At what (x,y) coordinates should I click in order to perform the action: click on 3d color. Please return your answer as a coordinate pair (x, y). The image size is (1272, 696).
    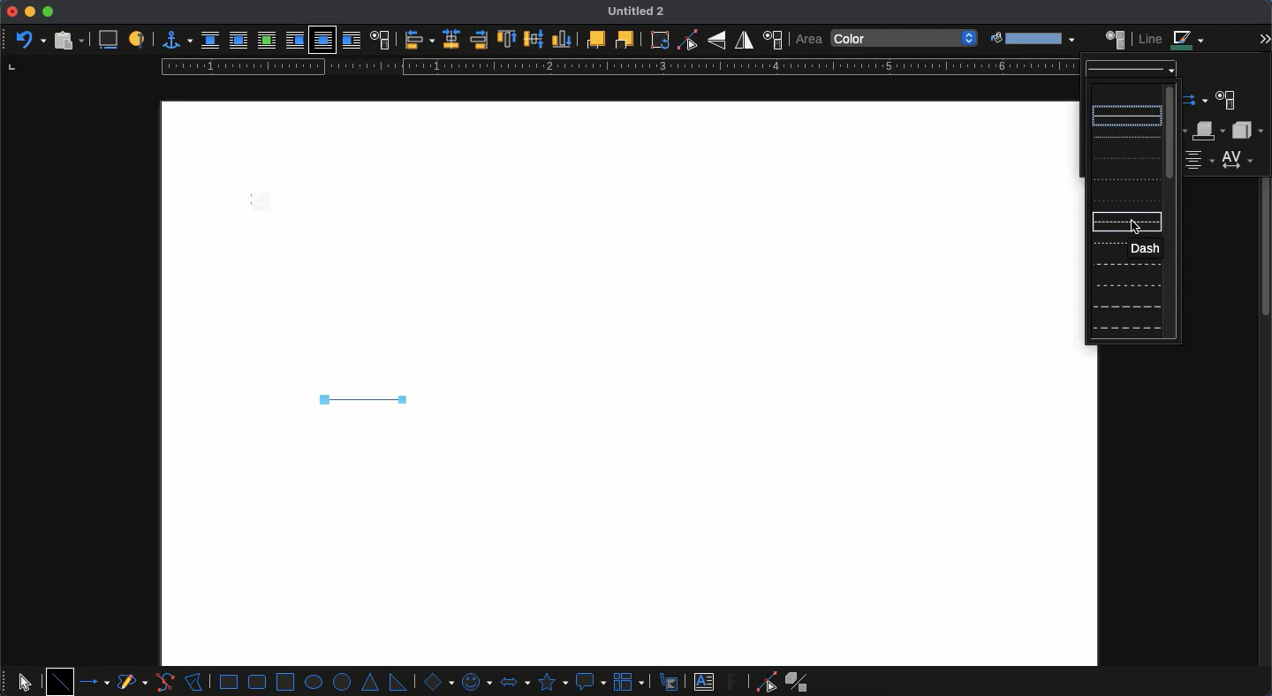
    Looking at the image, I should click on (1210, 131).